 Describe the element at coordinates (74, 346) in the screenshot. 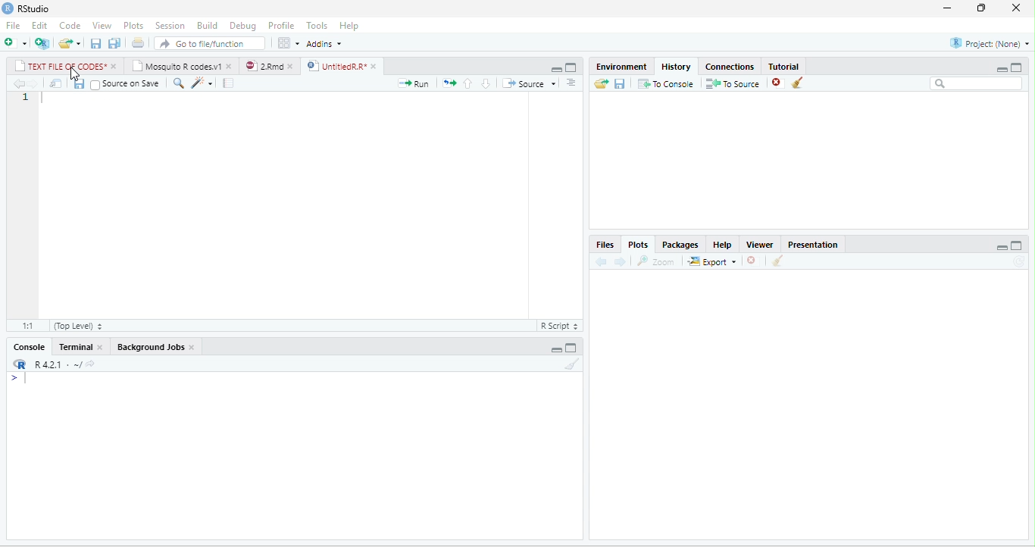

I see `Terminal` at that location.